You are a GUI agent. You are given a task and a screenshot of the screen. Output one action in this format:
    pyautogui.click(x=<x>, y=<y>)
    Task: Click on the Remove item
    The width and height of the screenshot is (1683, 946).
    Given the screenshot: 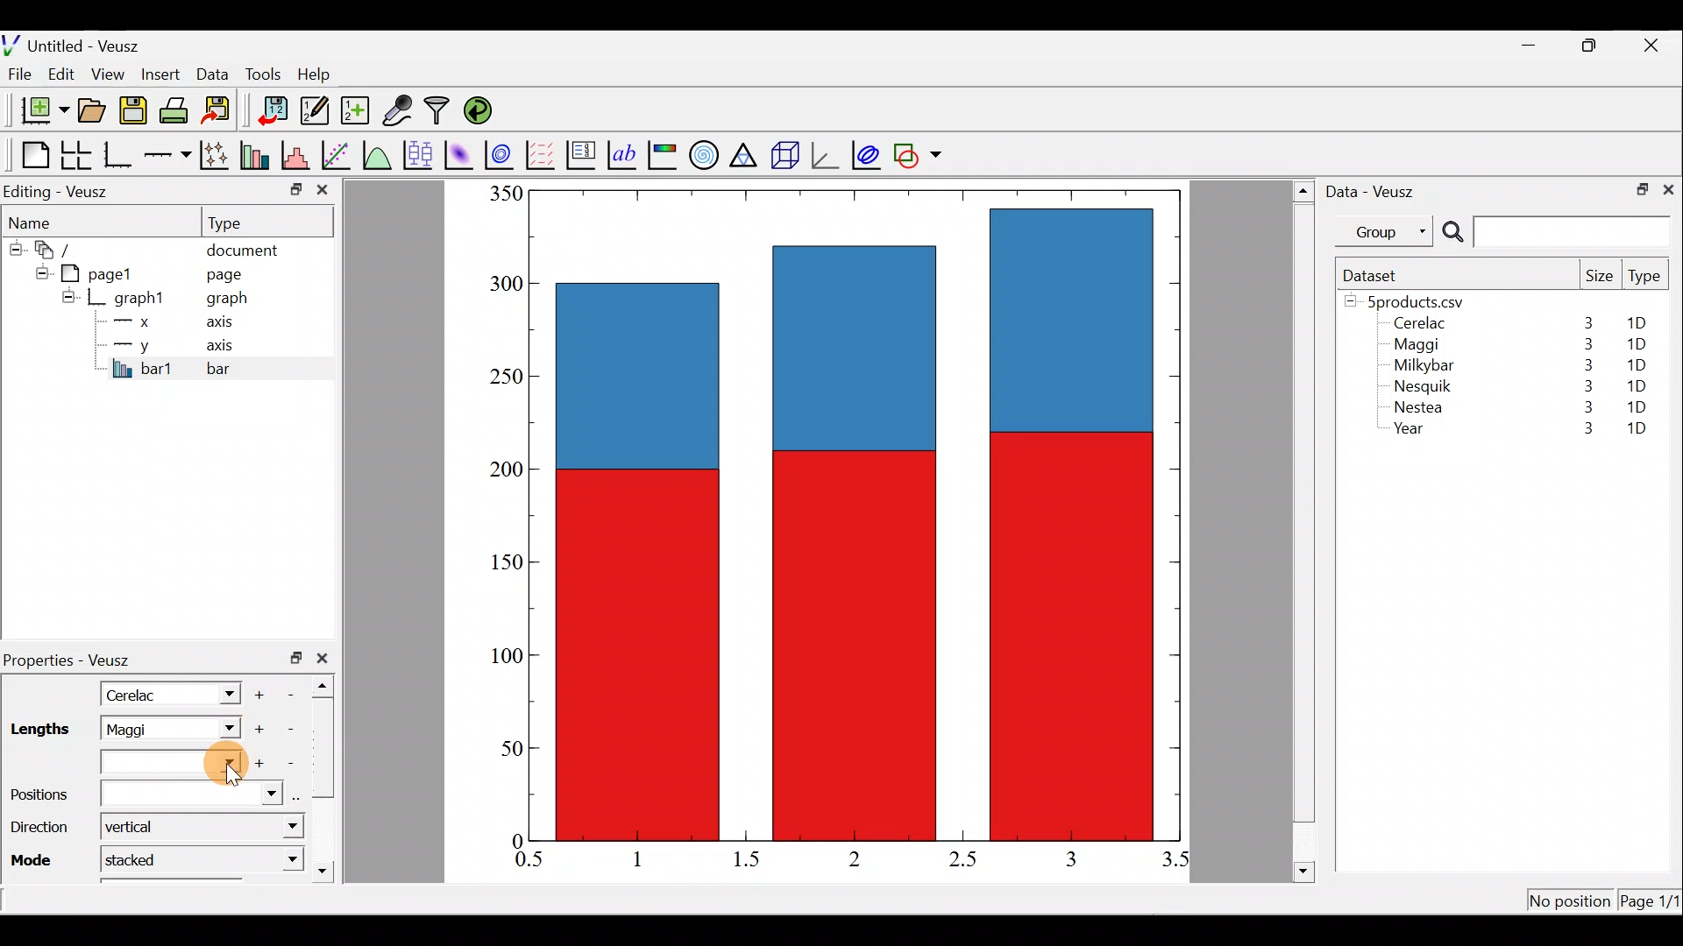 What is the action you would take?
    pyautogui.click(x=296, y=693)
    